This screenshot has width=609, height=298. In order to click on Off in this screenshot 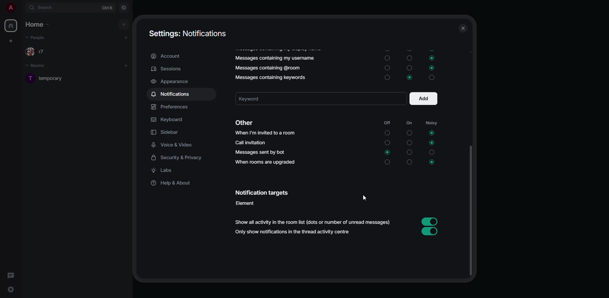, I will do `click(387, 133)`.